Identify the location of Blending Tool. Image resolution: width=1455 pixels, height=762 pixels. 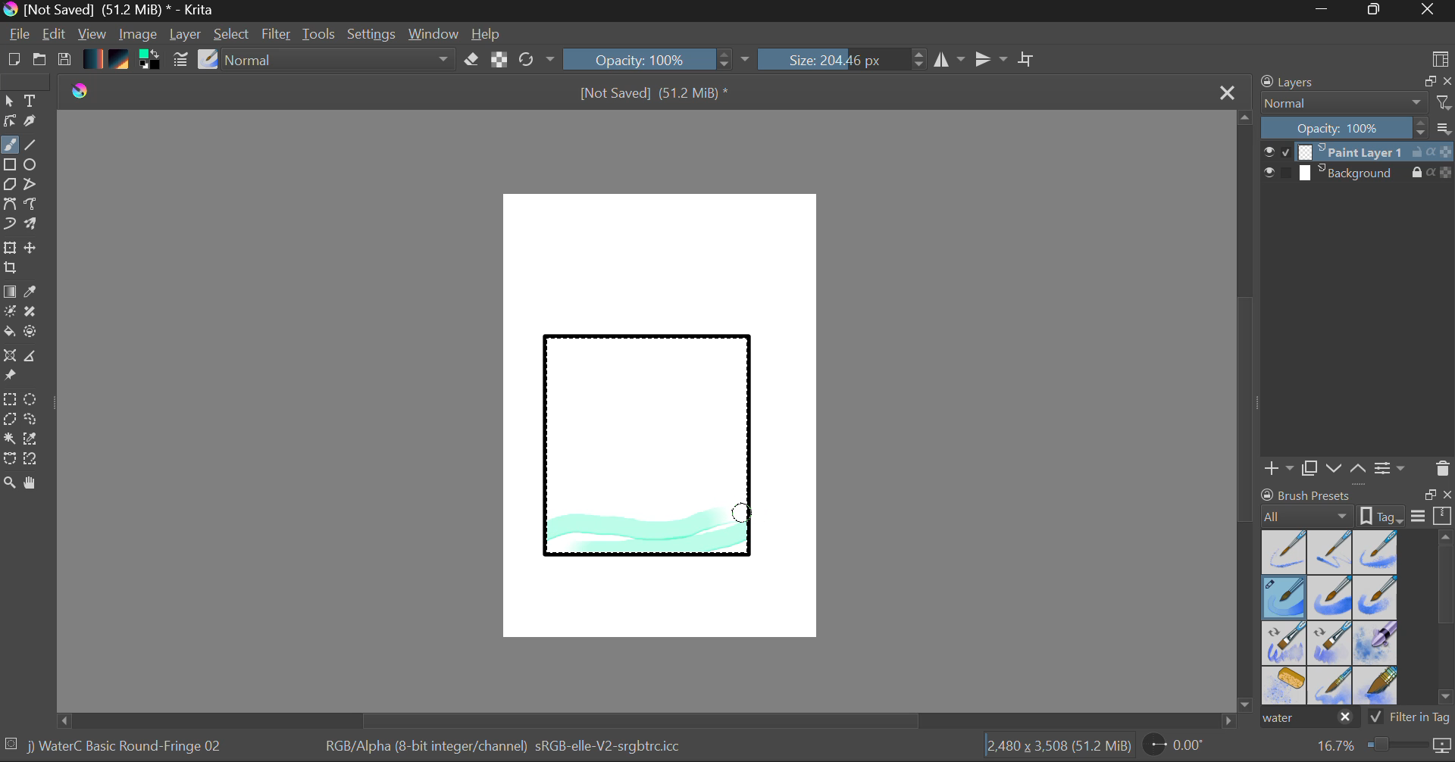
(340, 61).